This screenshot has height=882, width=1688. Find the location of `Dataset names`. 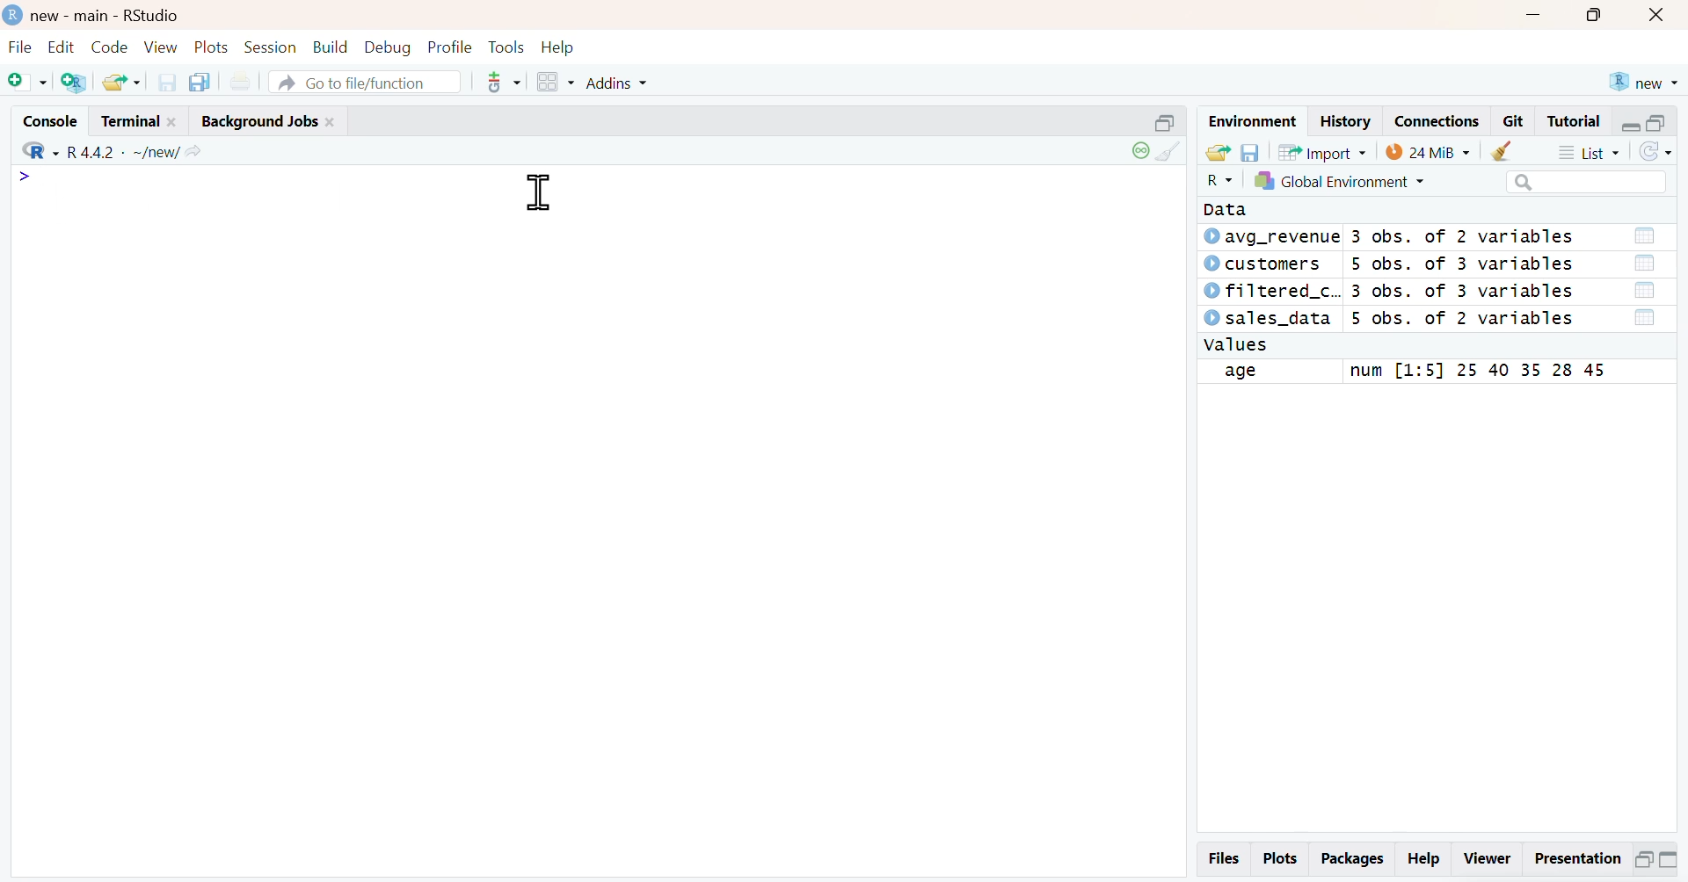

Dataset names is located at coordinates (1270, 278).